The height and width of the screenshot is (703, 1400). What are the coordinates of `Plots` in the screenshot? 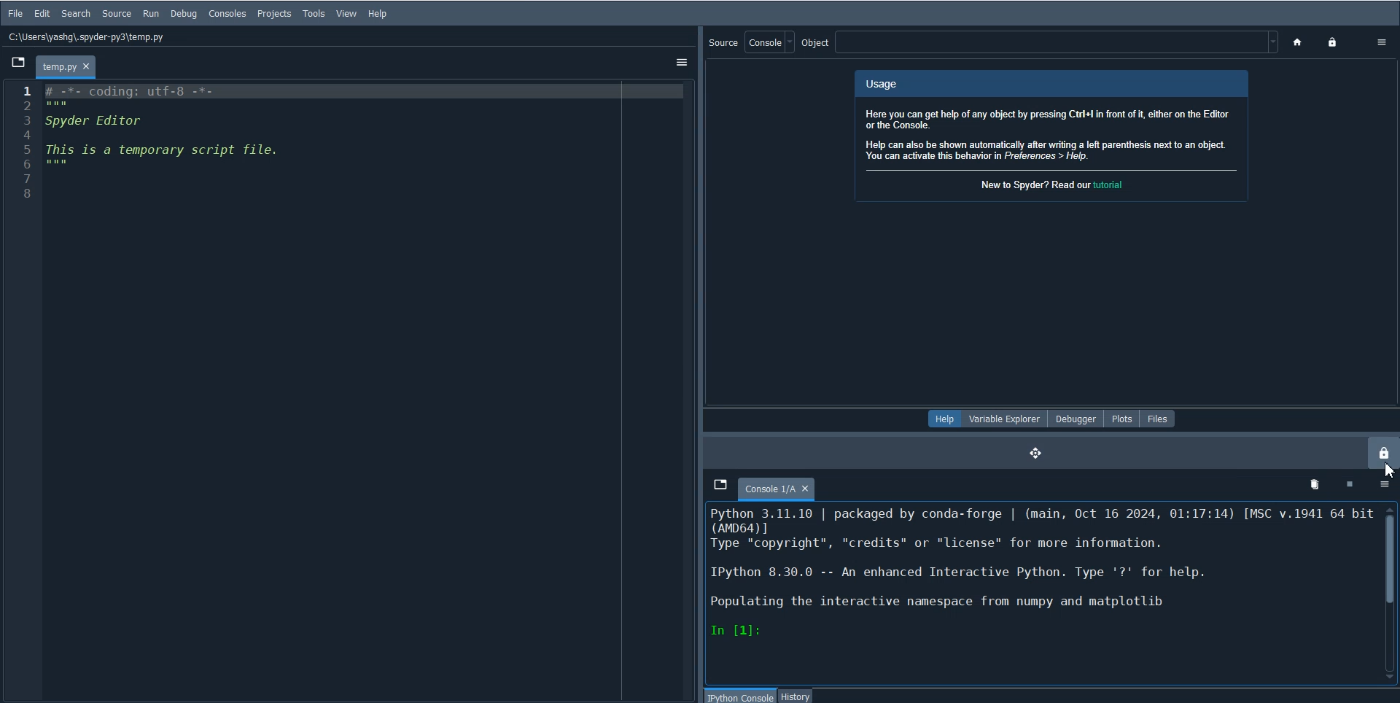 It's located at (1121, 418).